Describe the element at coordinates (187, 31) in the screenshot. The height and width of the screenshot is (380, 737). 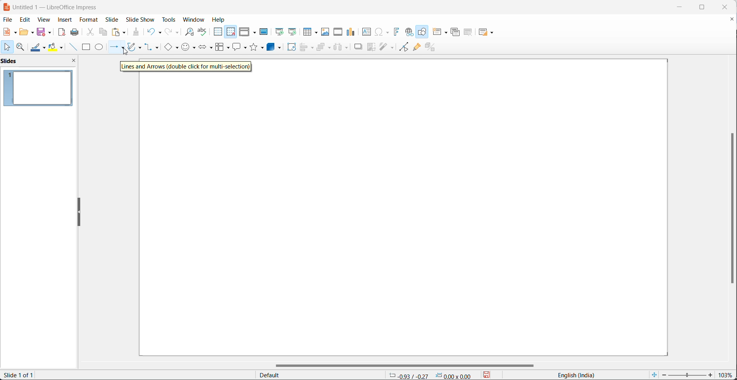
I see `find and replace` at that location.